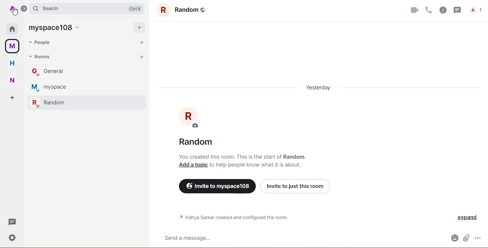 The height and width of the screenshot is (248, 488). Describe the element at coordinates (49, 8) in the screenshot. I see `search` at that location.